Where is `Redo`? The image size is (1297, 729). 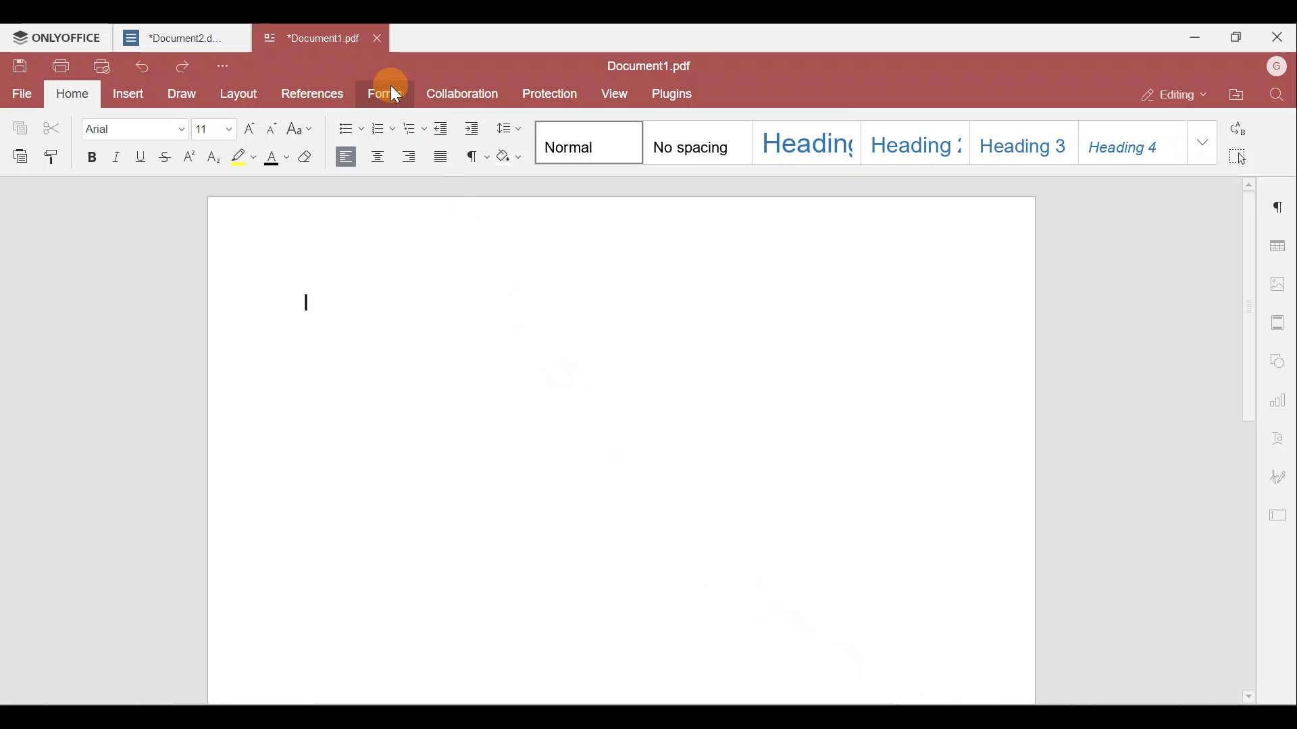 Redo is located at coordinates (178, 66).